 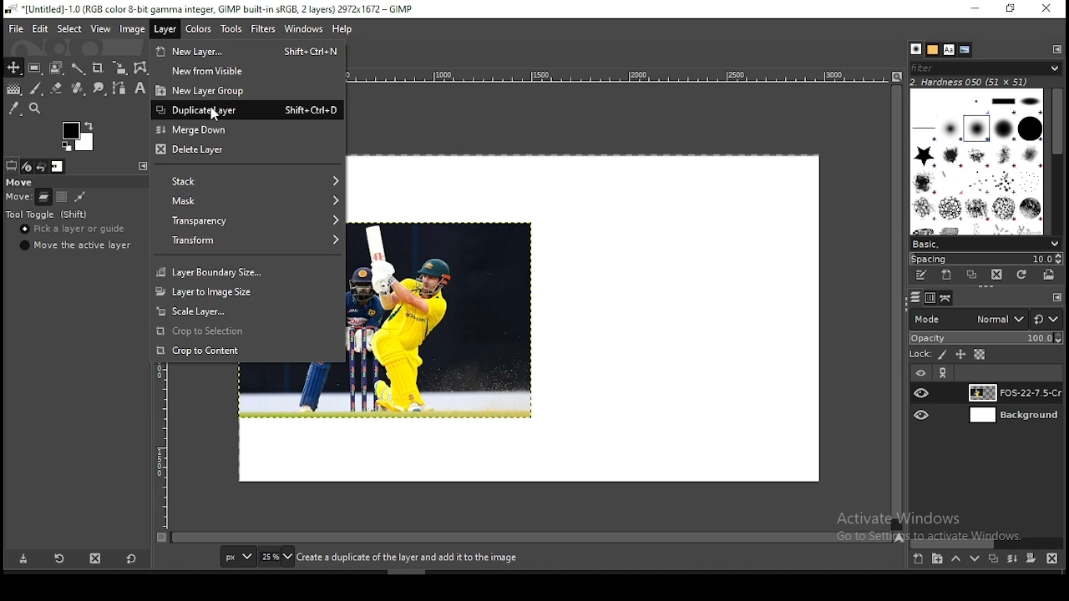 What do you see at coordinates (250, 70) in the screenshot?
I see `new from visible` at bounding box center [250, 70].